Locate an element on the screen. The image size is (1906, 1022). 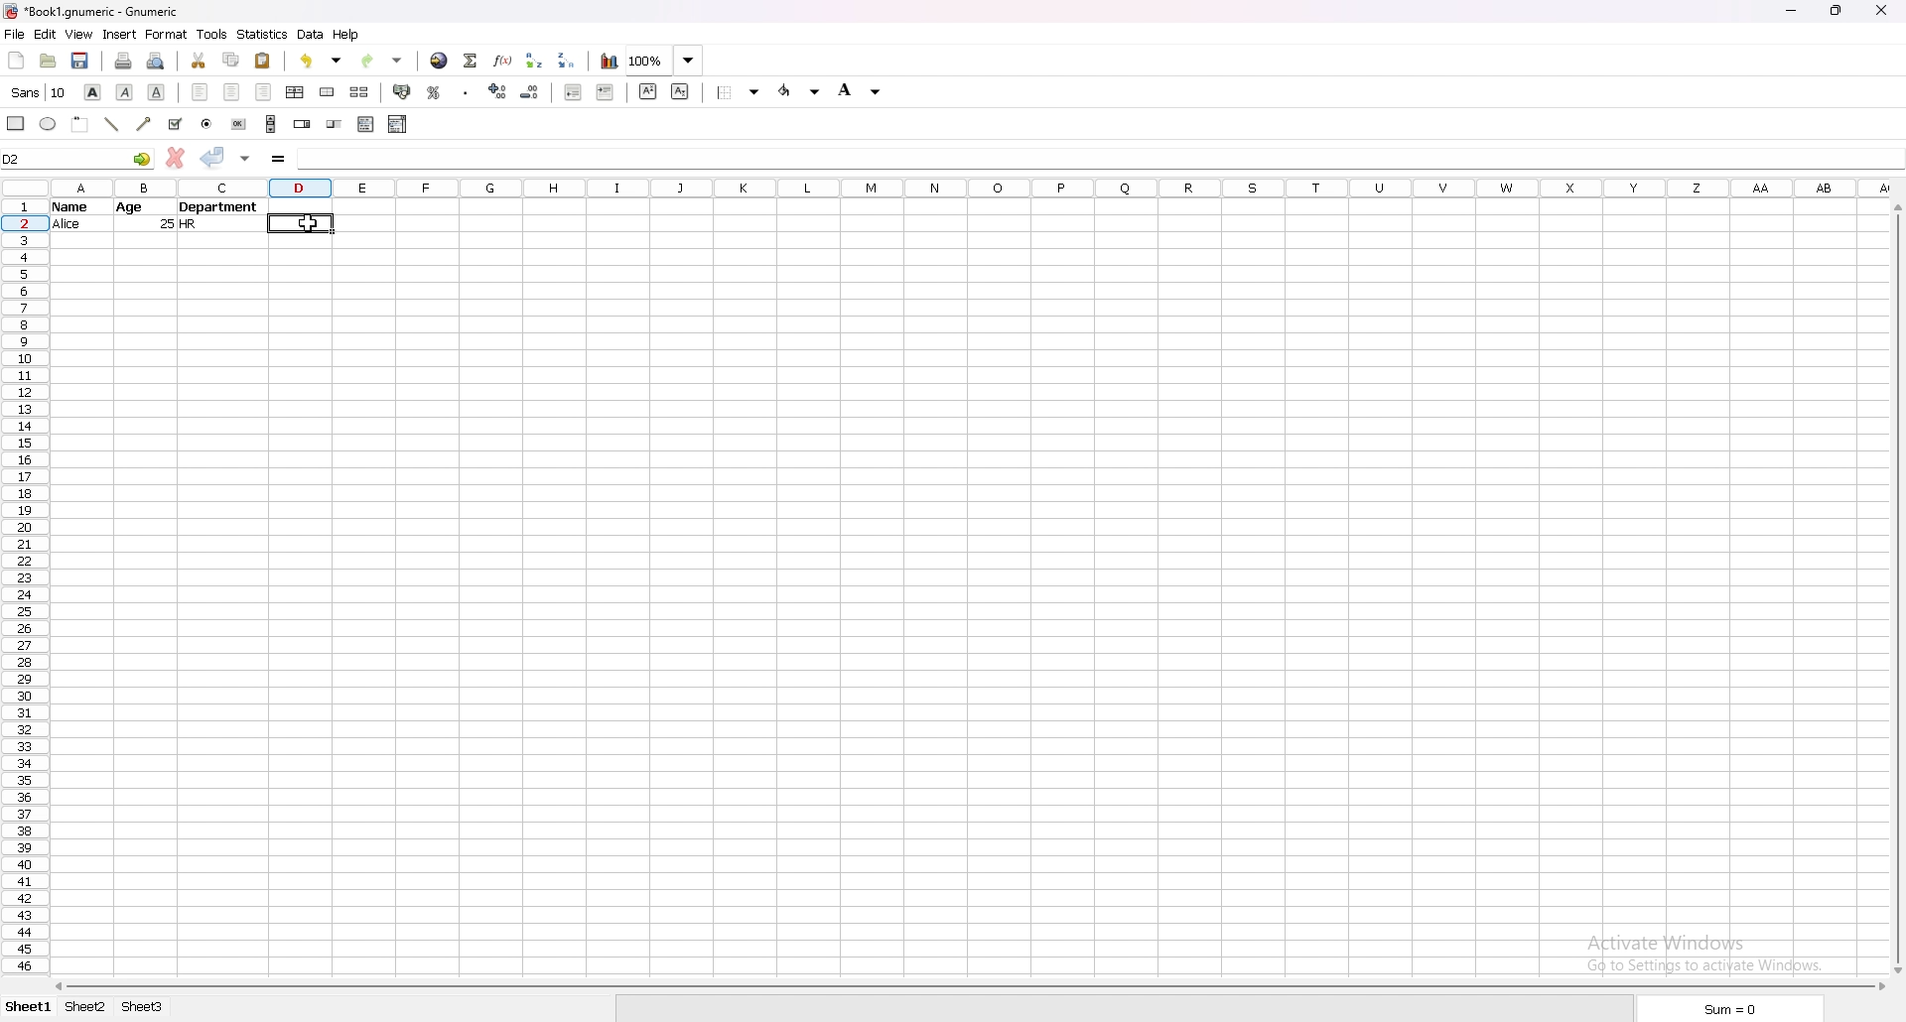
combo box is located at coordinates (398, 123).